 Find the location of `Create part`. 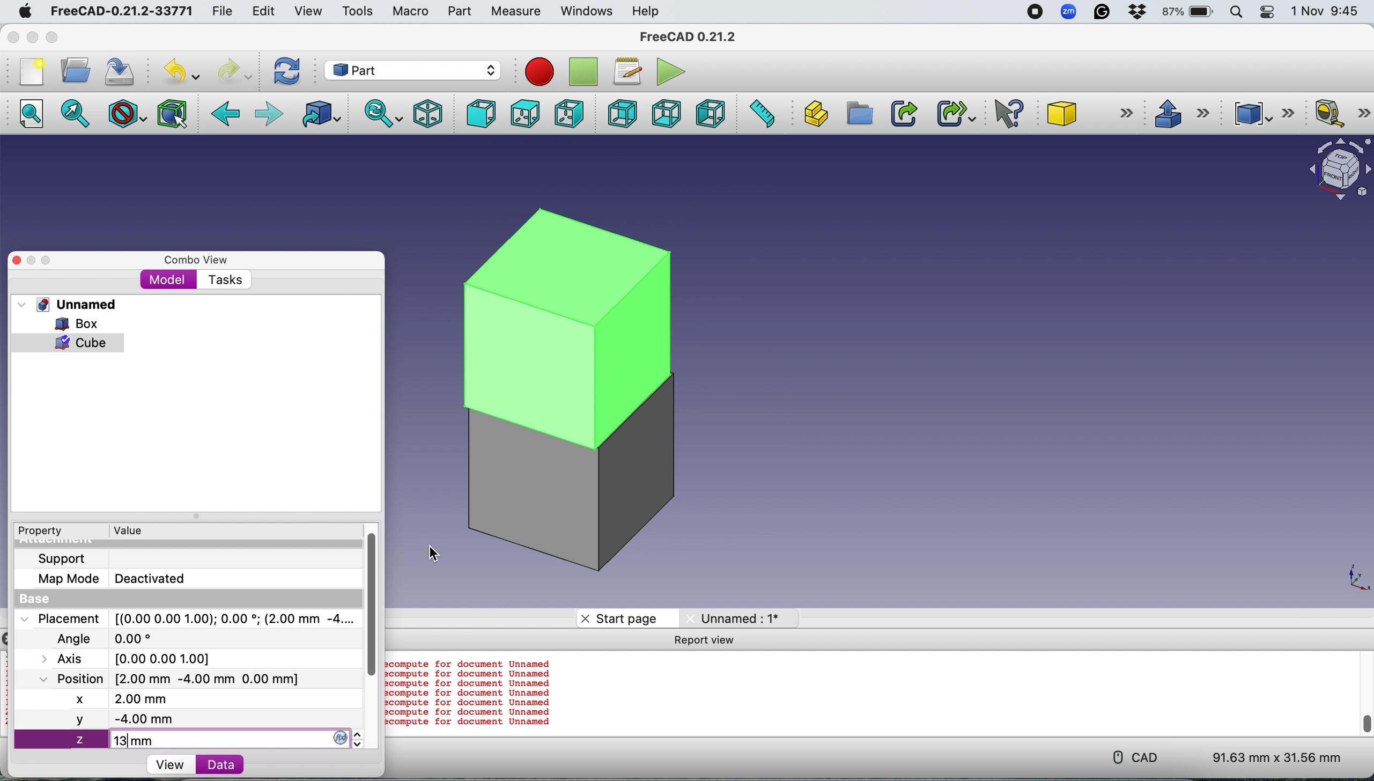

Create part is located at coordinates (812, 113).